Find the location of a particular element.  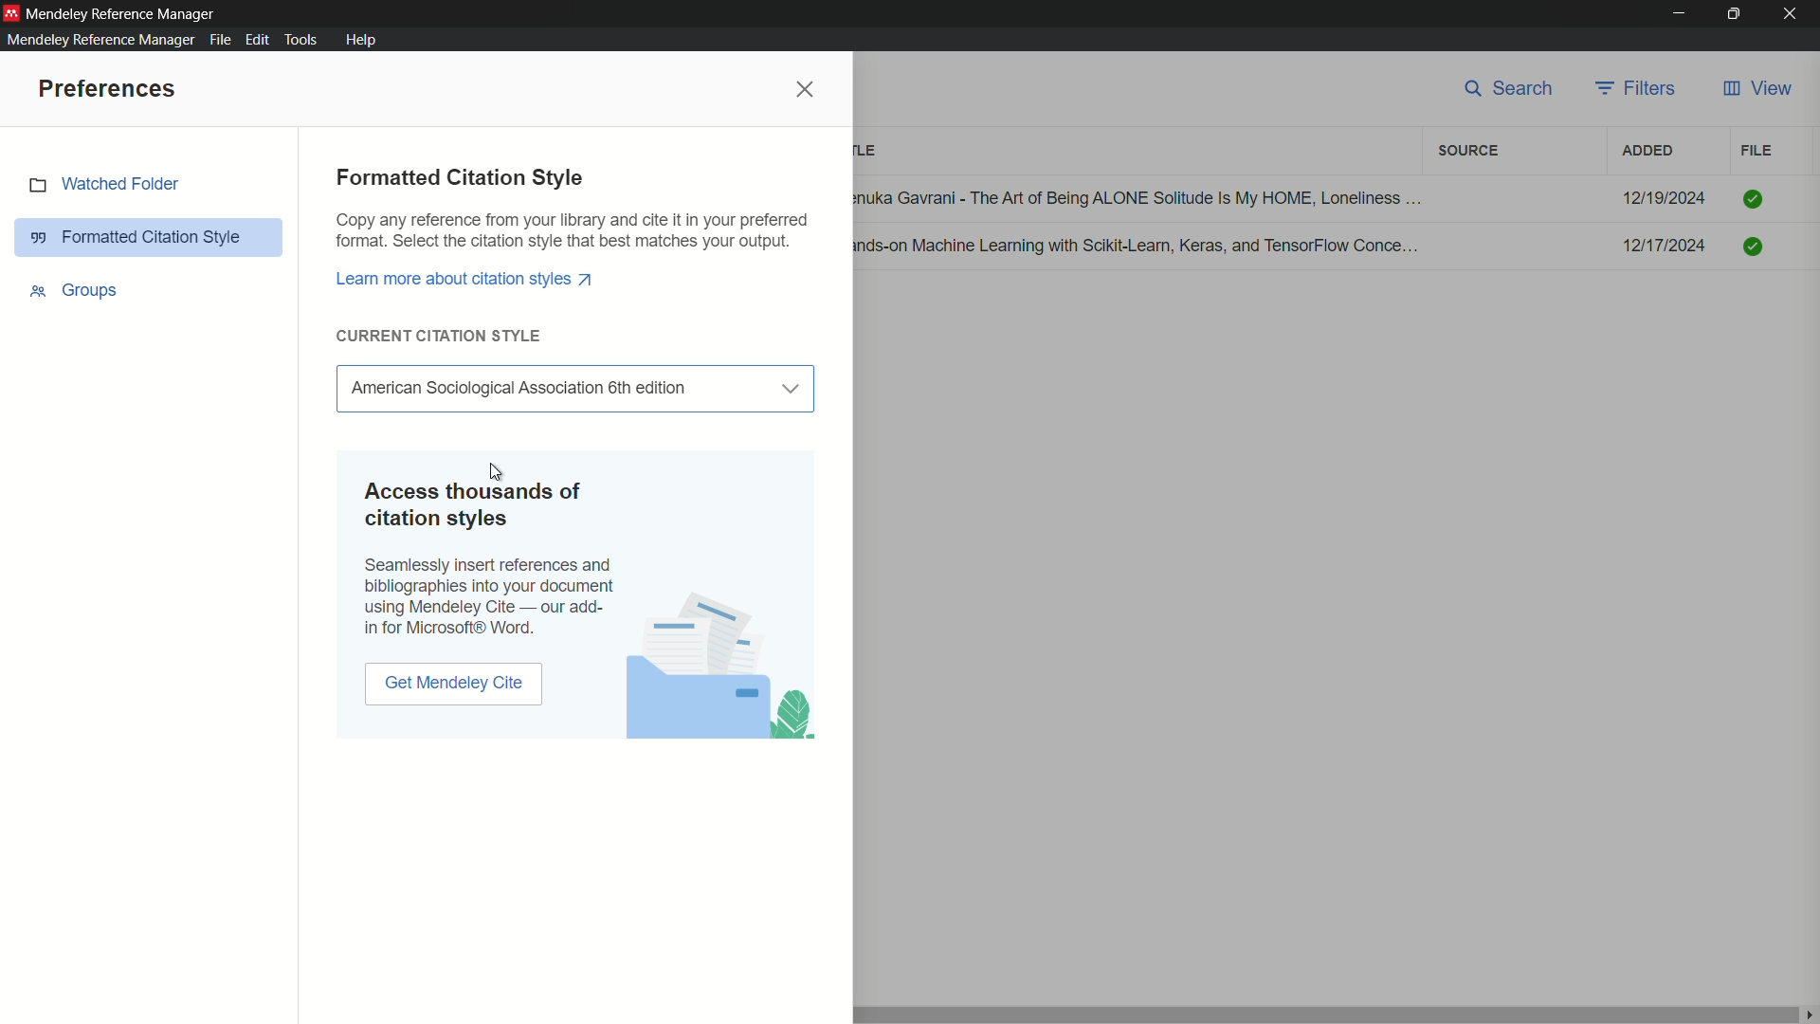

close preferences is located at coordinates (807, 90).